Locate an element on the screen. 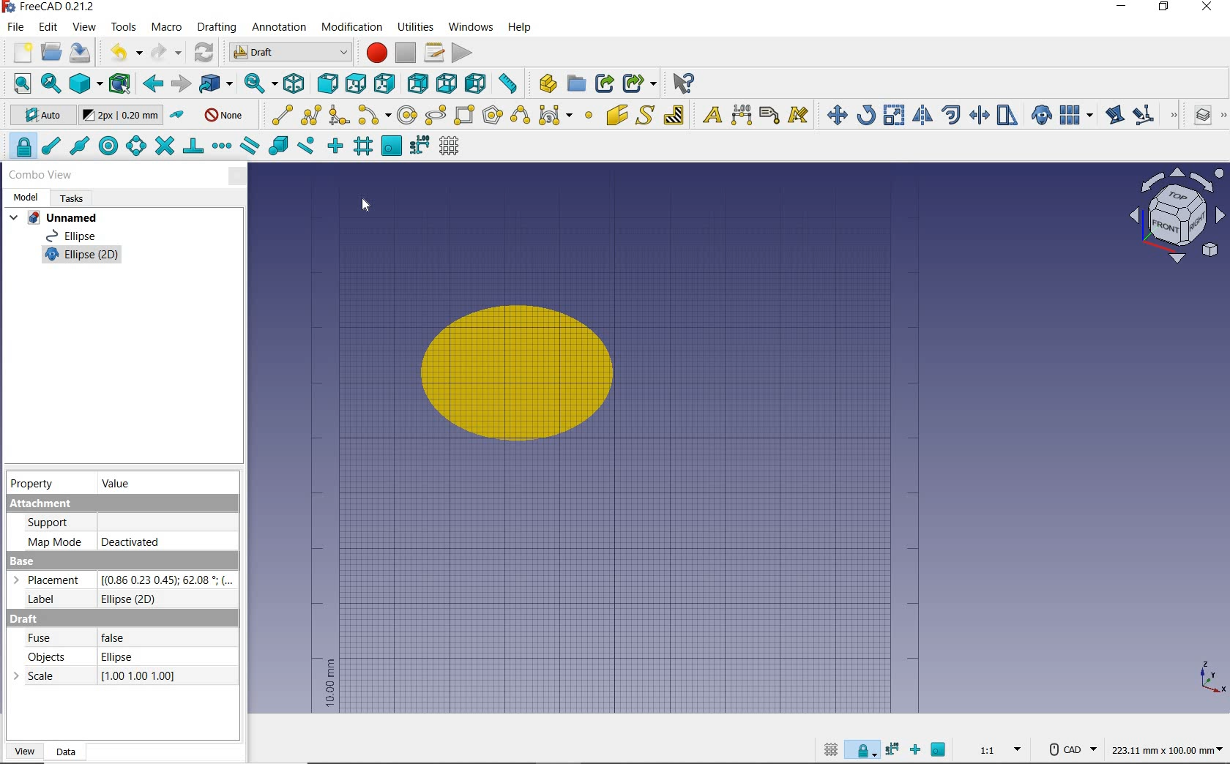 This screenshot has width=1230, height=764. snap lock is located at coordinates (20, 147).